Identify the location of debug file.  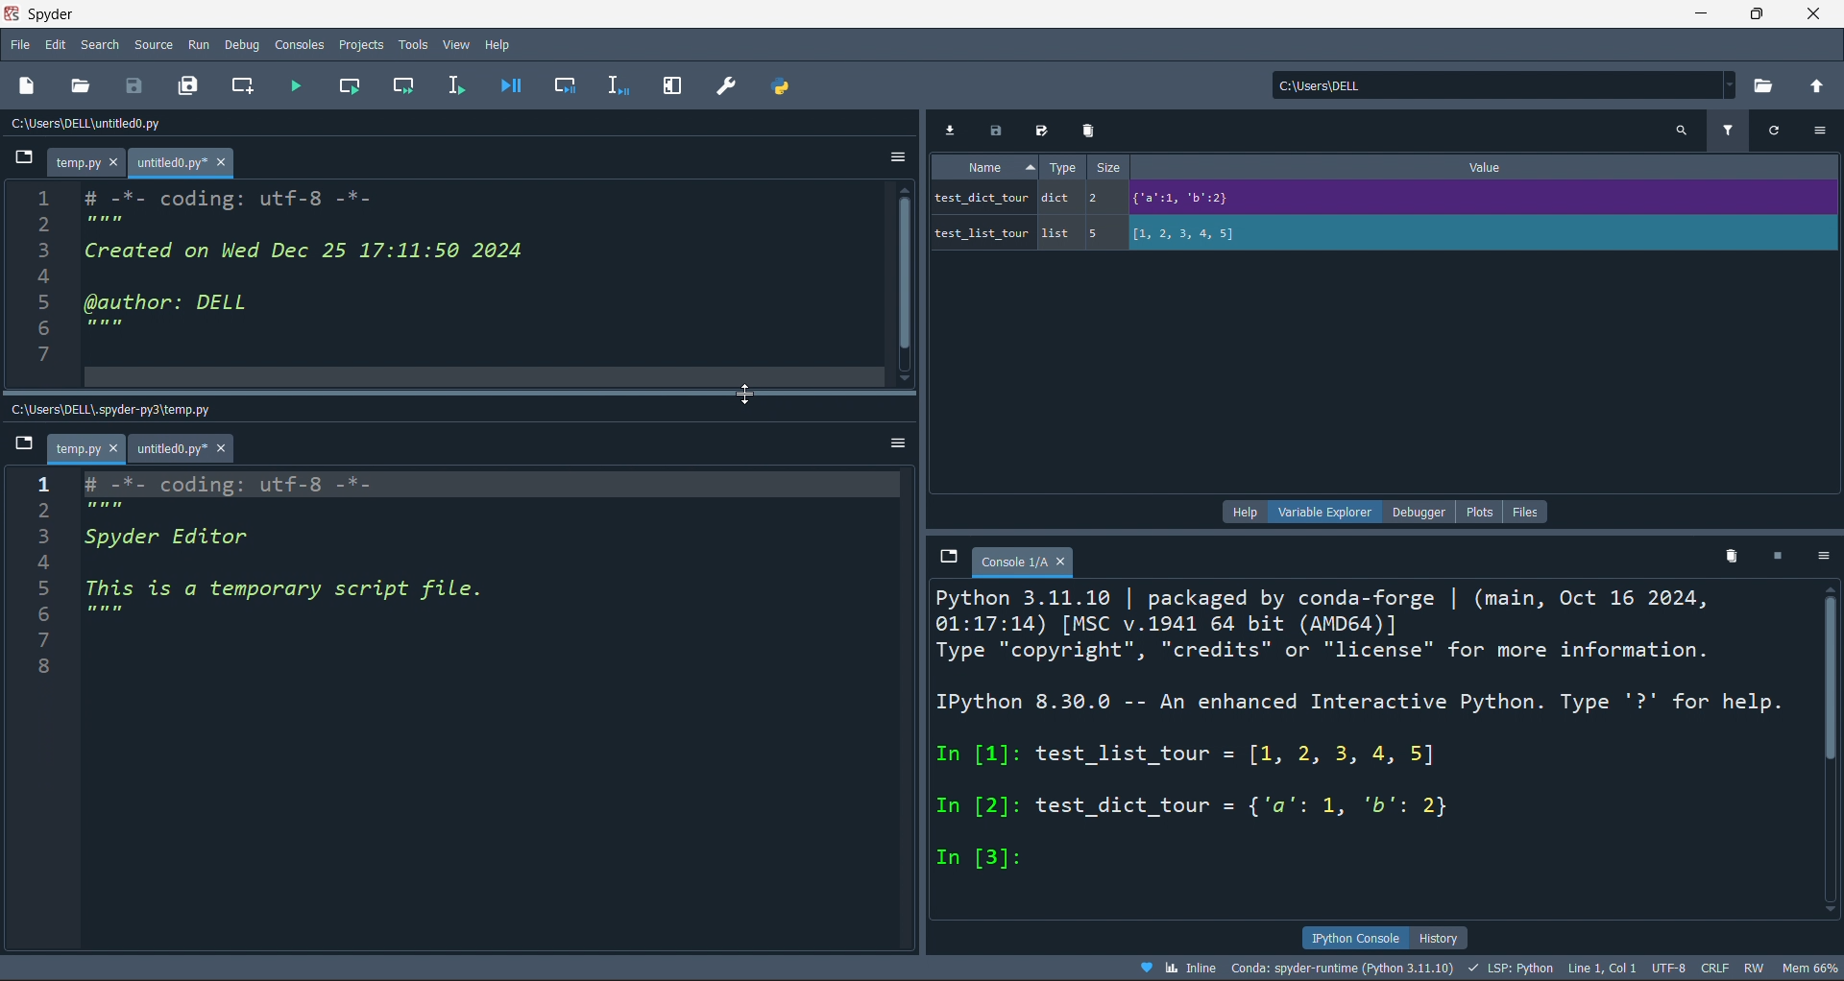
(517, 86).